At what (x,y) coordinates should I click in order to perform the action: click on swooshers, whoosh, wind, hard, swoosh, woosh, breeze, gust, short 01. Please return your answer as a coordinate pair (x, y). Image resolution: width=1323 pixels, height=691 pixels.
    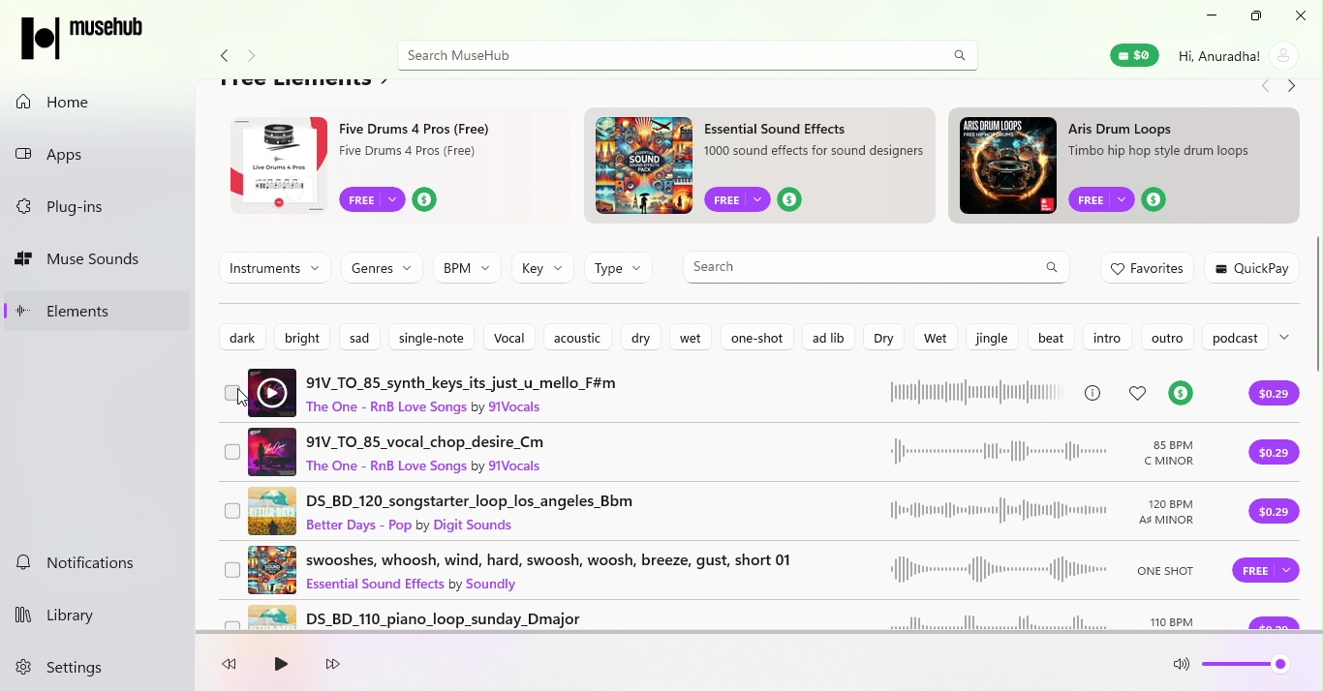
    Looking at the image, I should click on (728, 569).